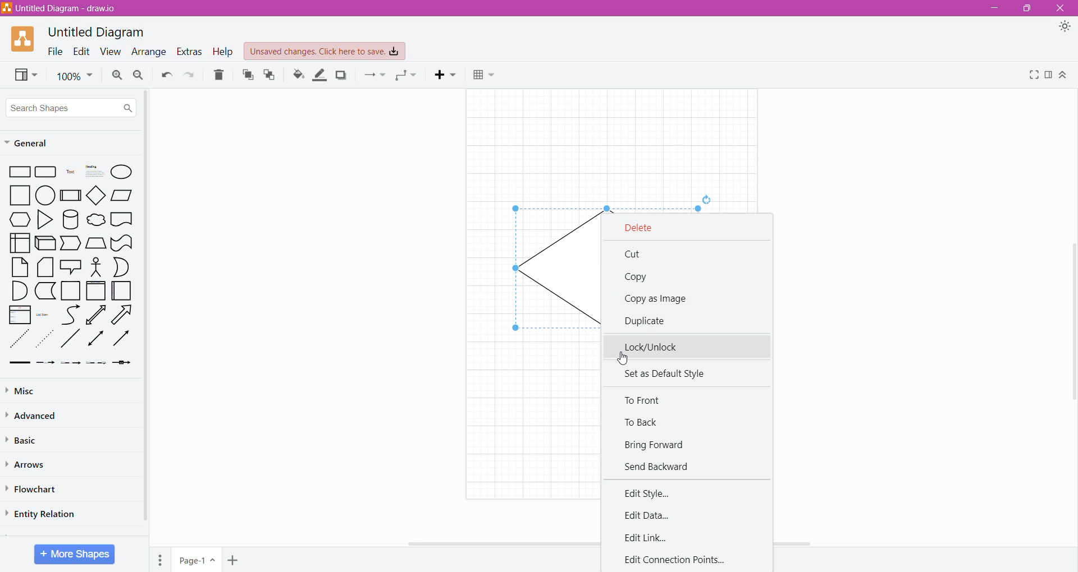 The height and width of the screenshot is (572, 1078). What do you see at coordinates (668, 374) in the screenshot?
I see `Set as Default Style` at bounding box center [668, 374].